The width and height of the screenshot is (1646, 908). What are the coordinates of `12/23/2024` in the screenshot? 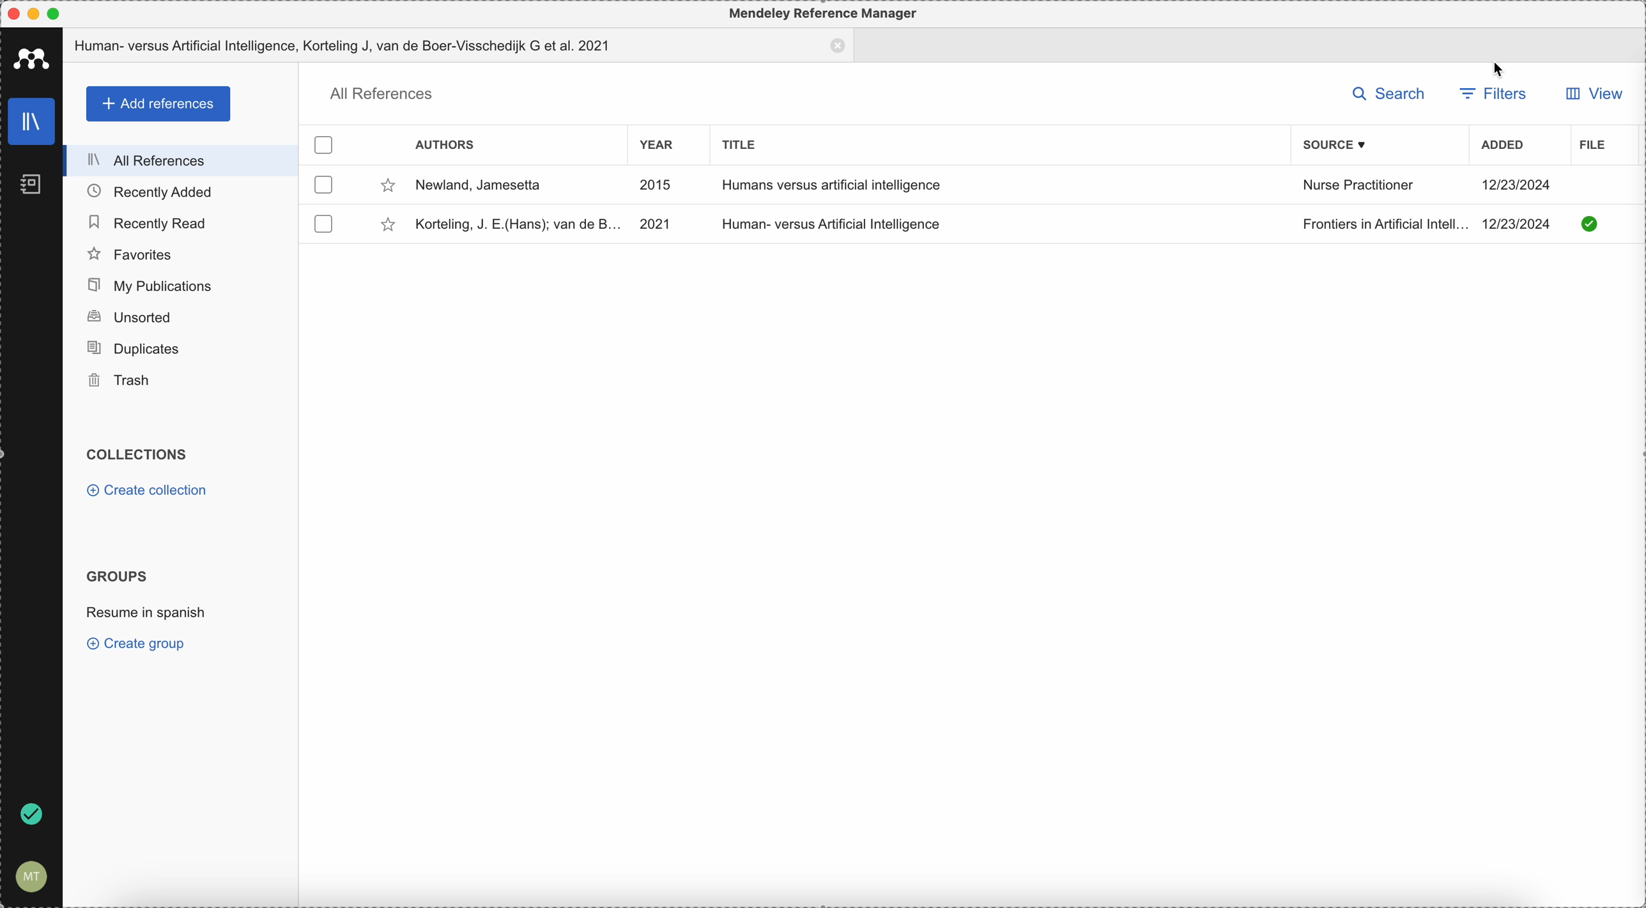 It's located at (1516, 187).